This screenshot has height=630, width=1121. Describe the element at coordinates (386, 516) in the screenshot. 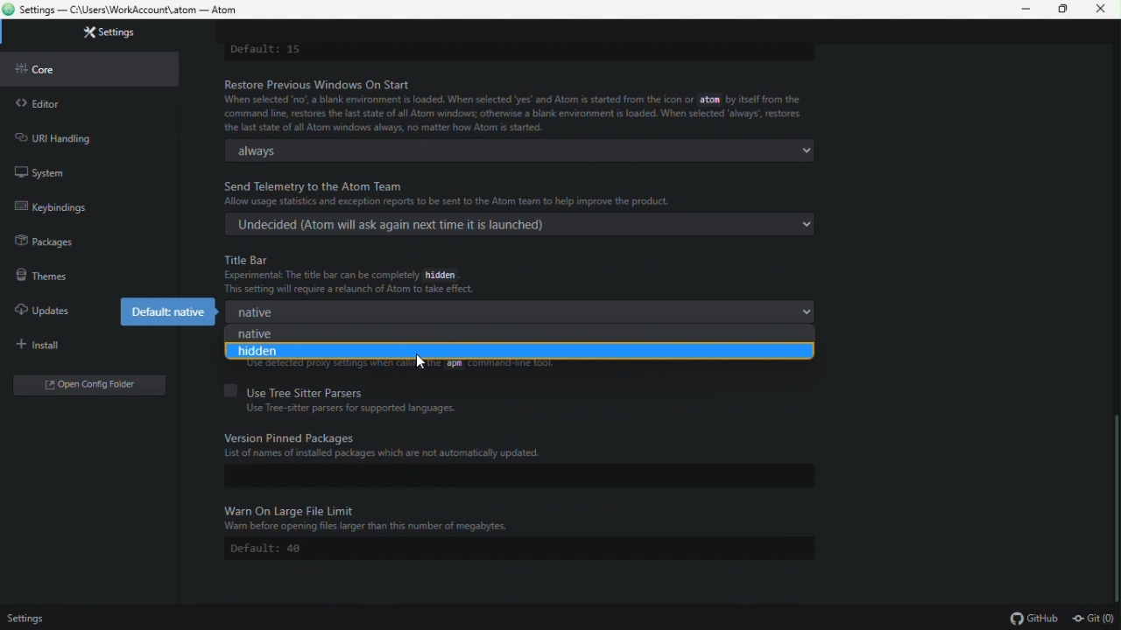

I see `‘Warn On Large File Limit Warn before opening files larger than this number of megabytes.` at that location.